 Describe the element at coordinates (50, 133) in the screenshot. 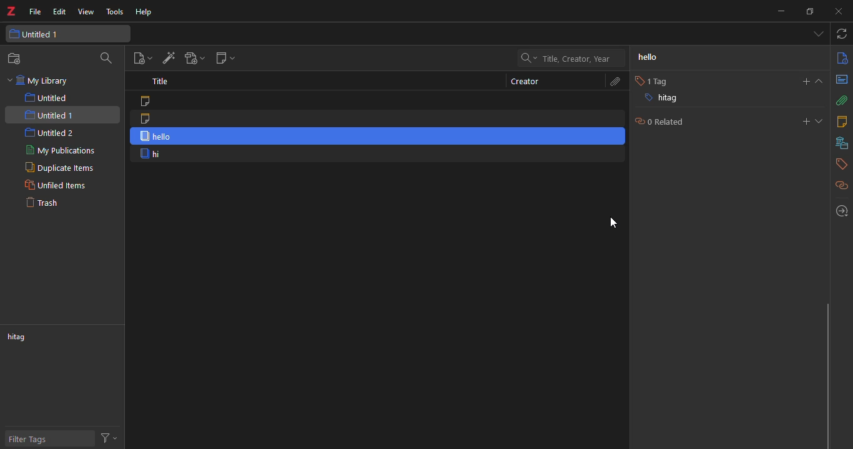

I see `untitled 2` at that location.